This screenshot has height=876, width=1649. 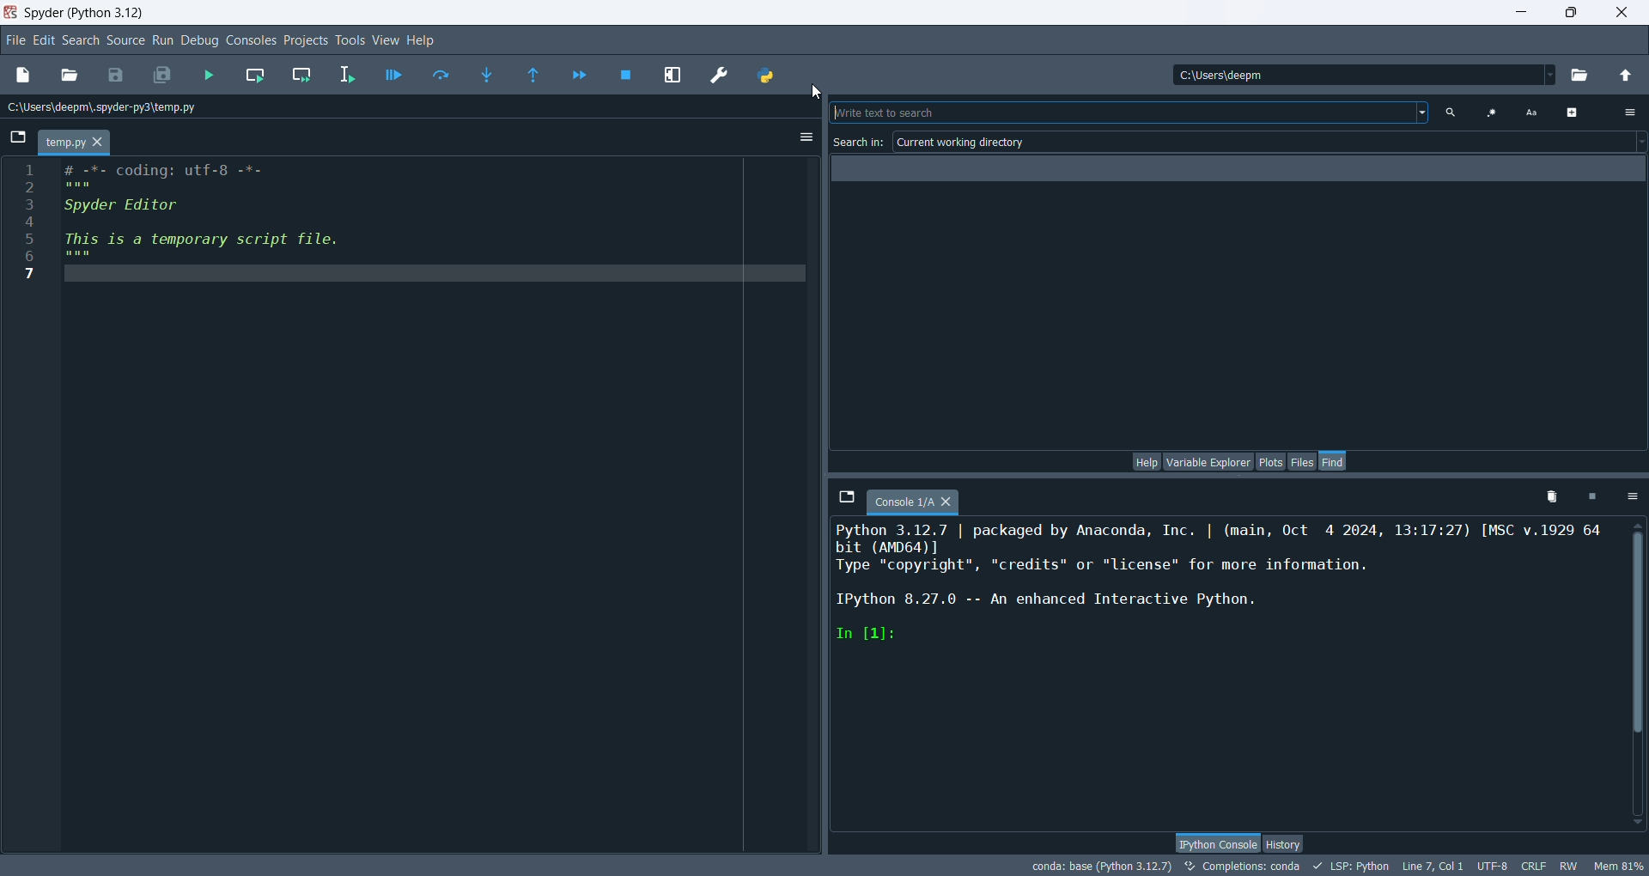 What do you see at coordinates (816, 93) in the screenshot?
I see `cursor` at bounding box center [816, 93].